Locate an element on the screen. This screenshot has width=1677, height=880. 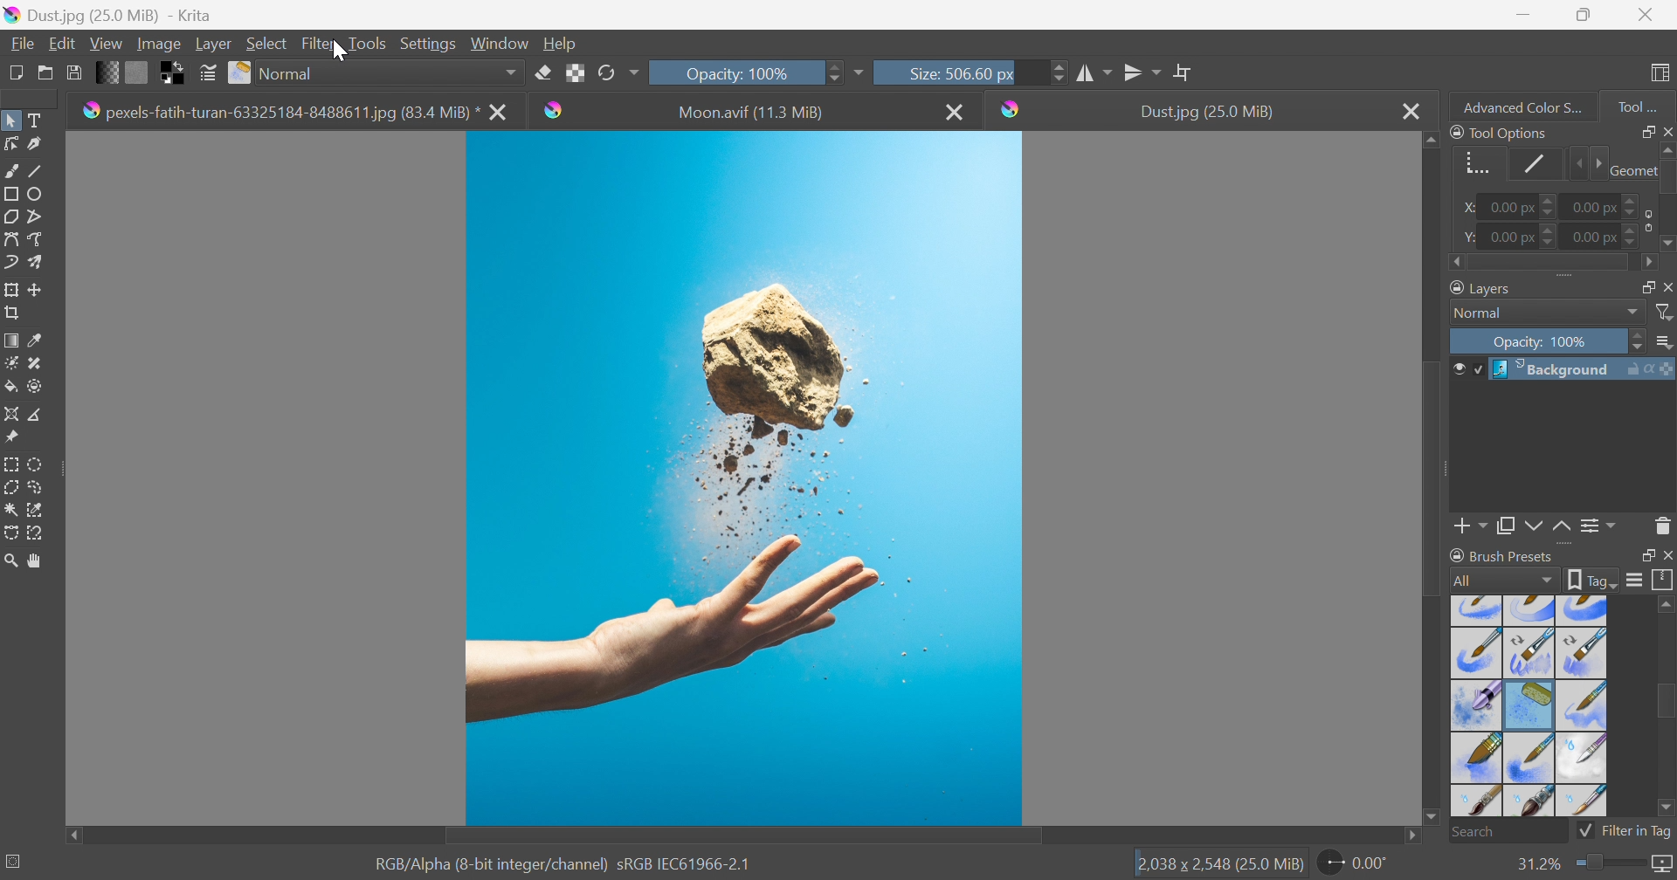
Edit is located at coordinates (61, 43).